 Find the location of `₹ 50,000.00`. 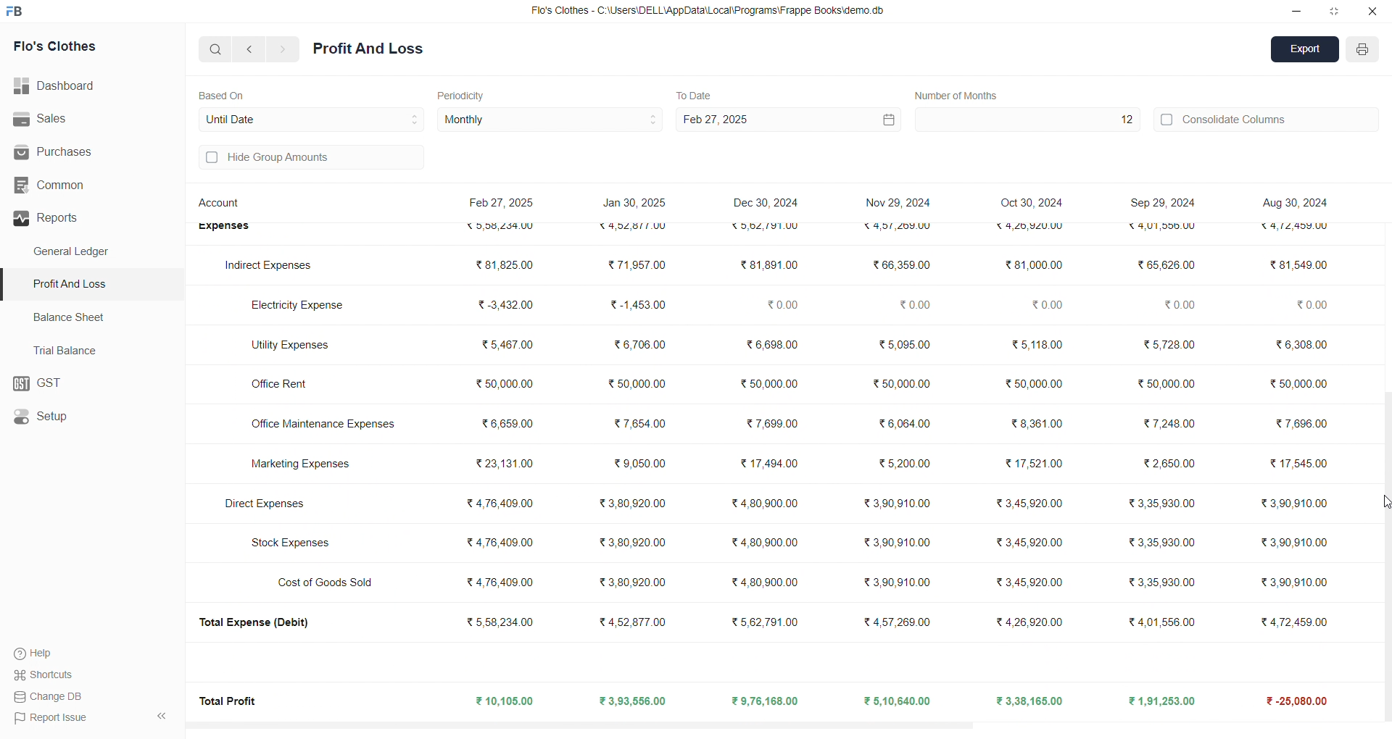

₹ 50,000.00 is located at coordinates (1166, 381).